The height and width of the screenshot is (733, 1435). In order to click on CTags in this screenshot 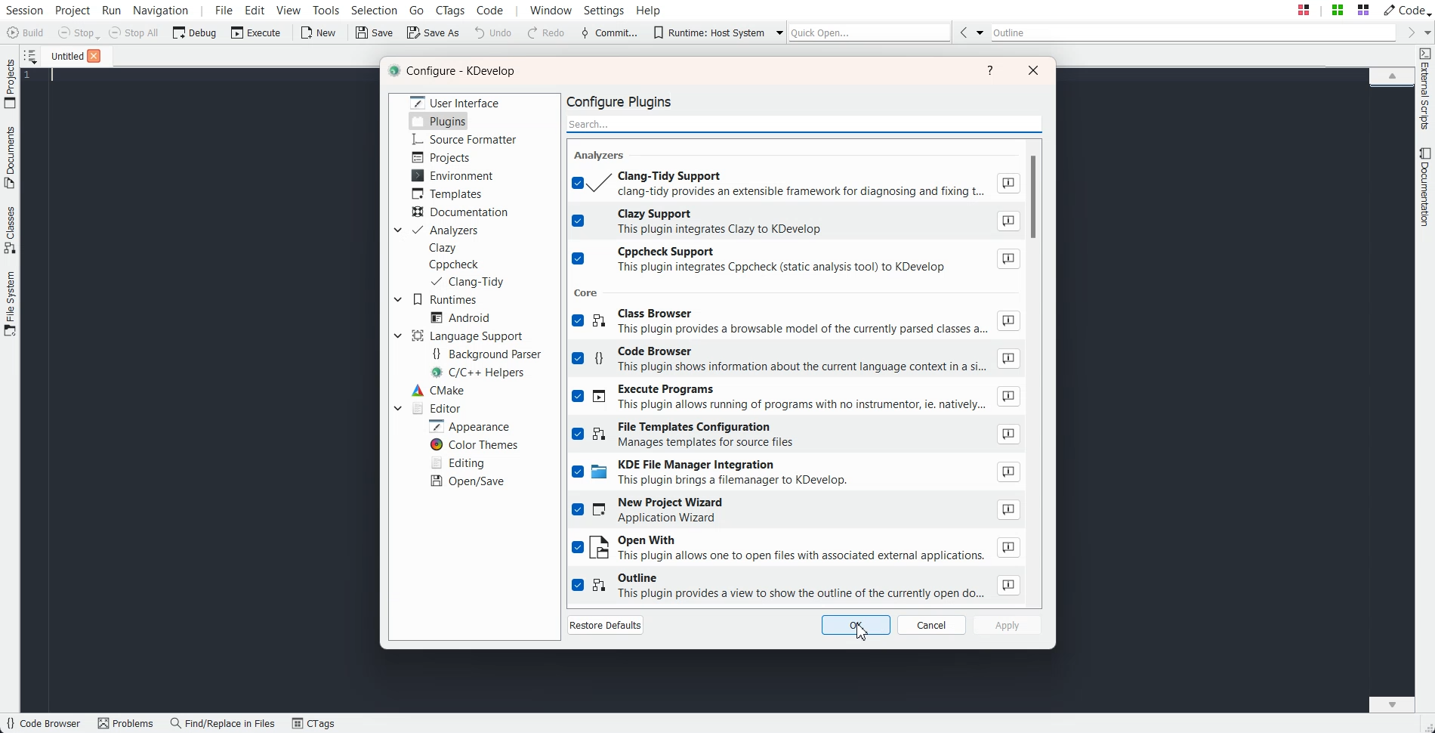, I will do `click(313, 724)`.